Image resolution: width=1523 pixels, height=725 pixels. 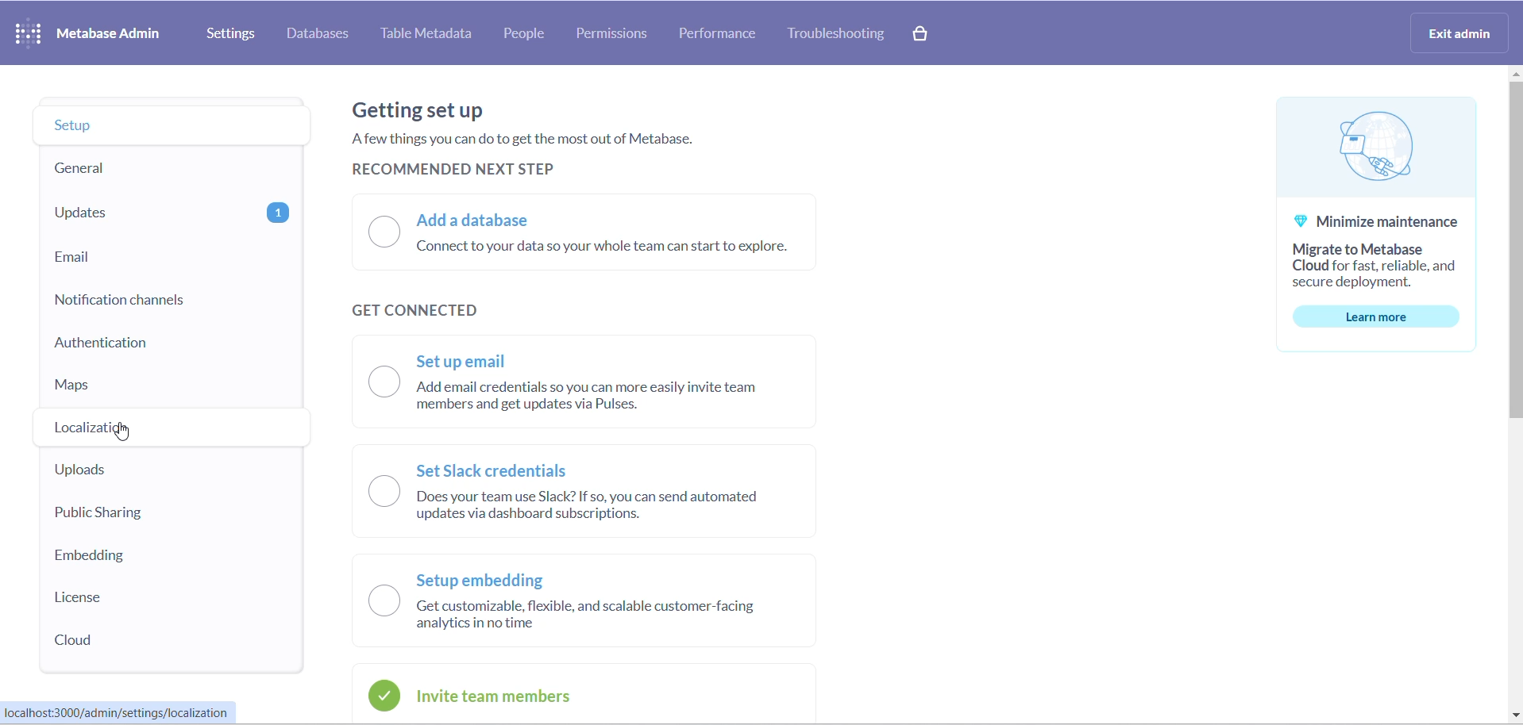 I want to click on Getting set up
A few things you can do to get the most out of Metabase.
RECOMMENDED NEXT STEP, so click(x=521, y=136).